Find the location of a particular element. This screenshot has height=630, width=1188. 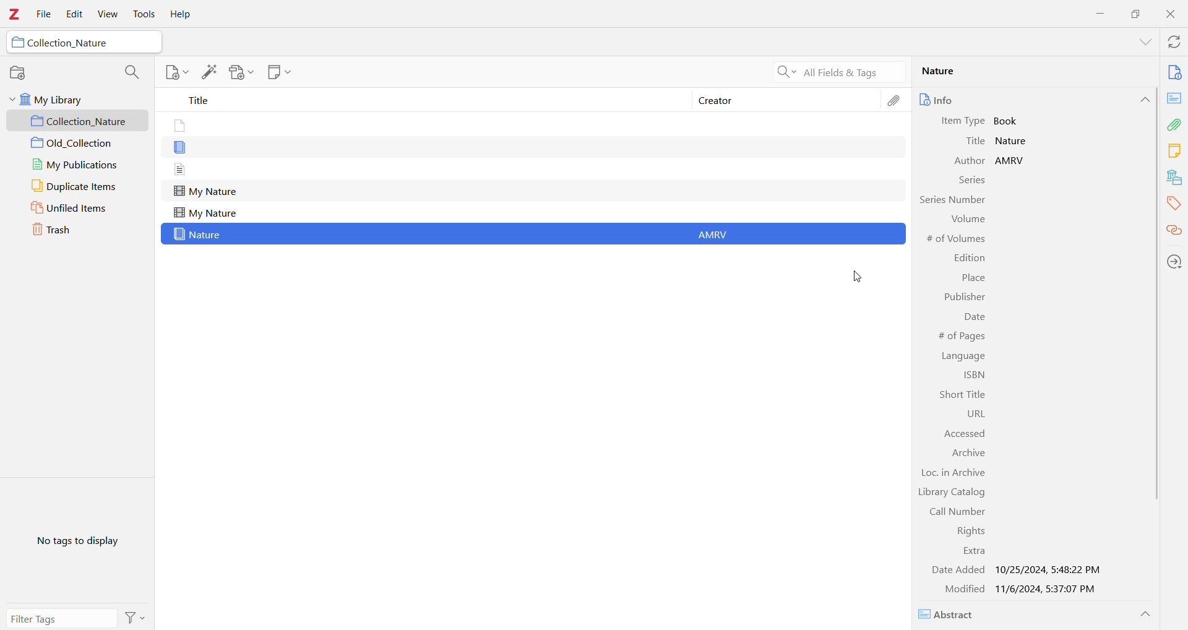

Publisher is located at coordinates (963, 298).